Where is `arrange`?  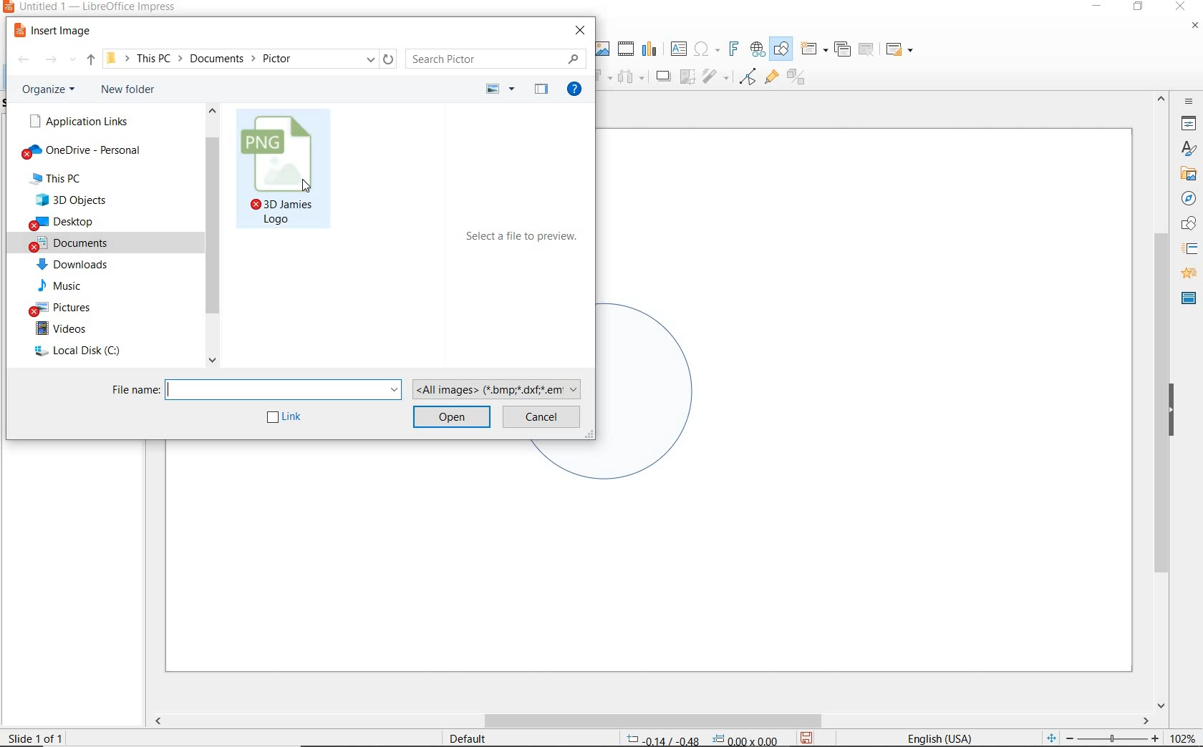
arrange is located at coordinates (603, 75).